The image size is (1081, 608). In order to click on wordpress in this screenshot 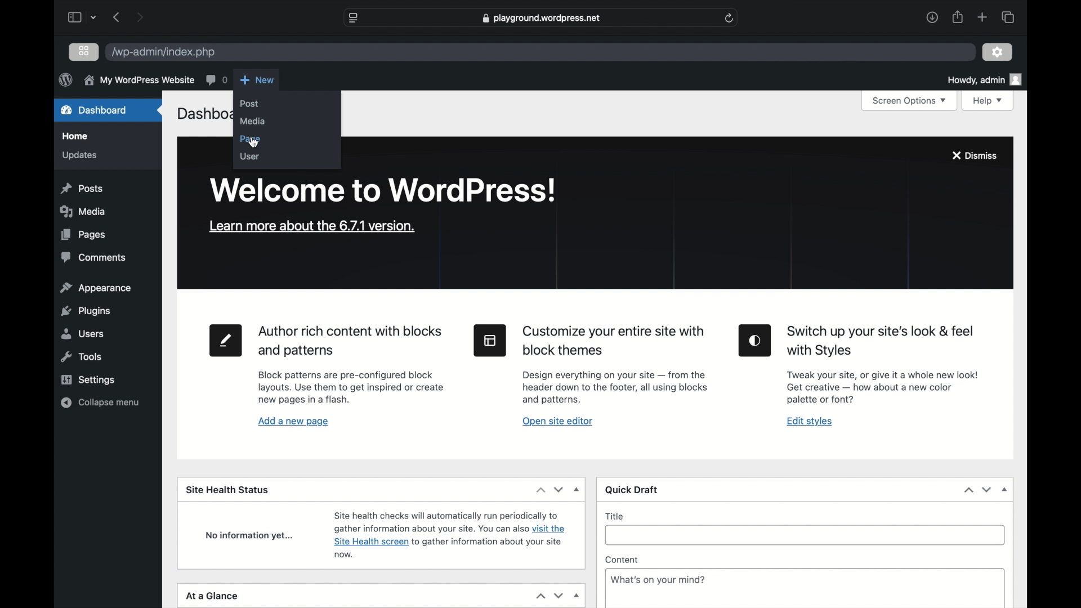, I will do `click(65, 79)`.